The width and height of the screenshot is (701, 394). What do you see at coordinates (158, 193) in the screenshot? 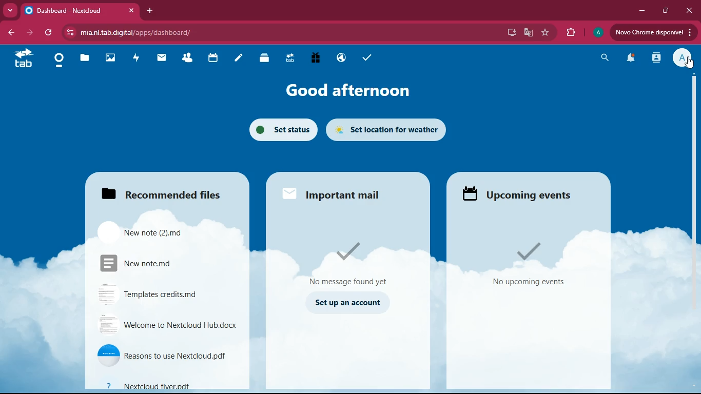
I see `files` at bounding box center [158, 193].